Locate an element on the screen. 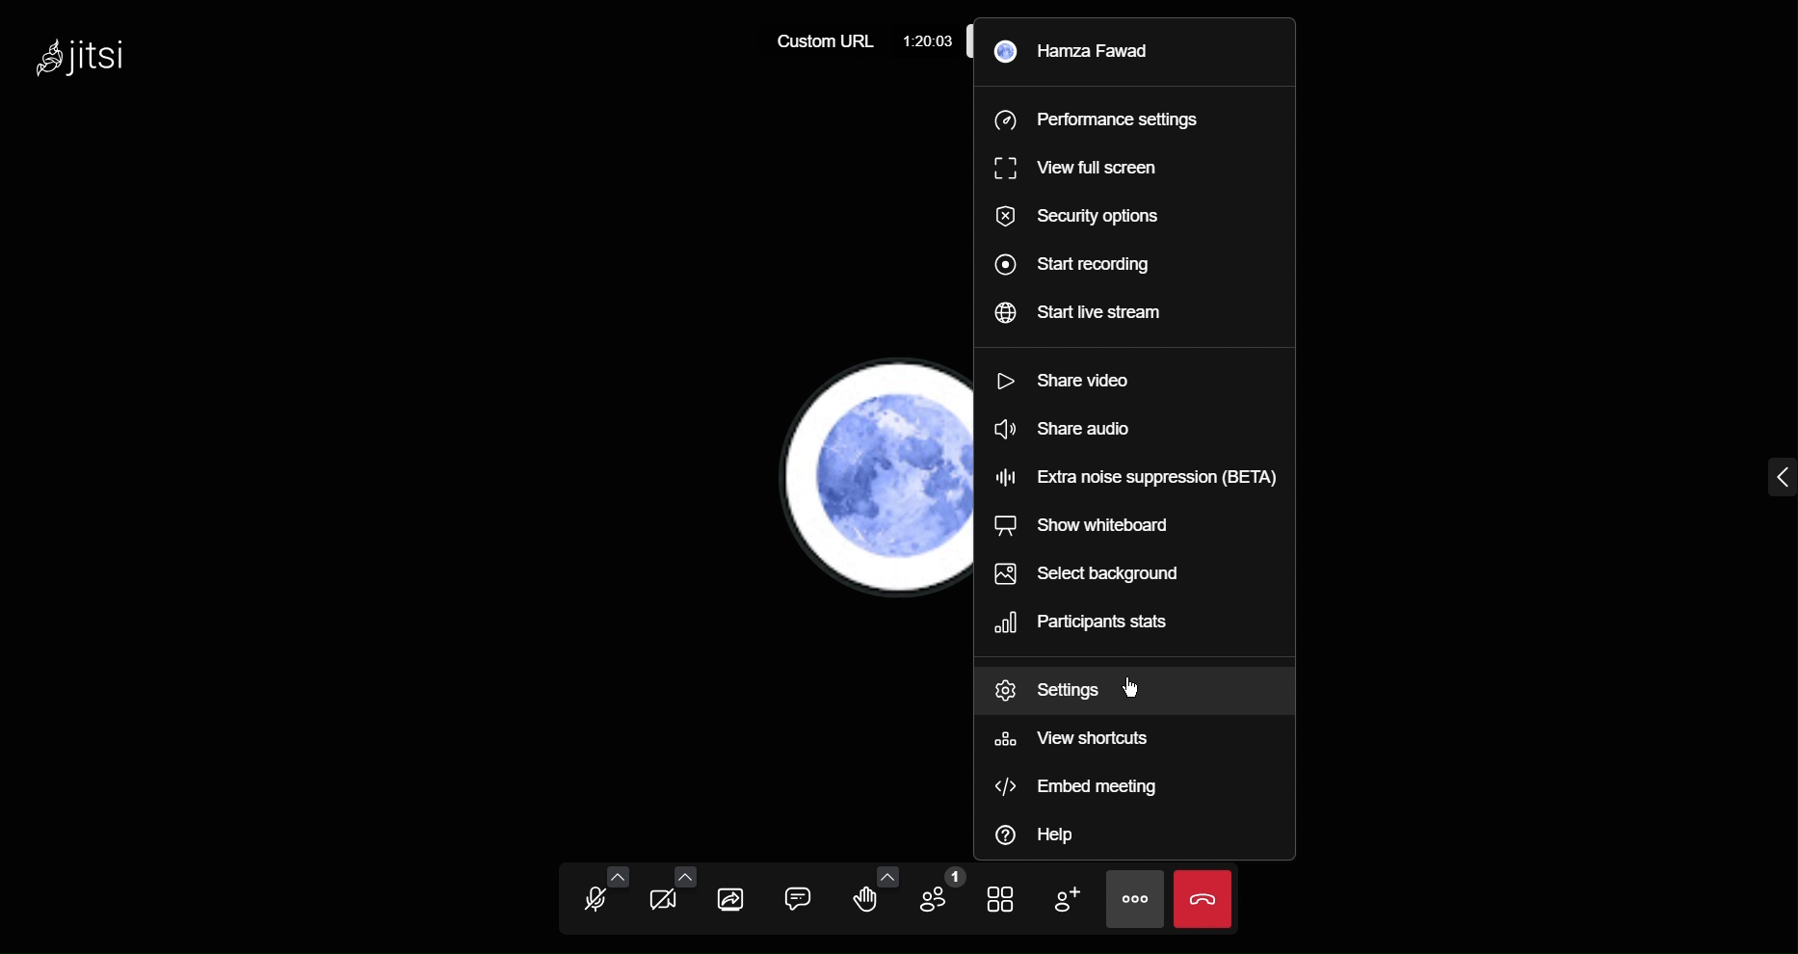 Image resolution: width=1798 pixels, height=954 pixels. Security options is located at coordinates (1074, 220).